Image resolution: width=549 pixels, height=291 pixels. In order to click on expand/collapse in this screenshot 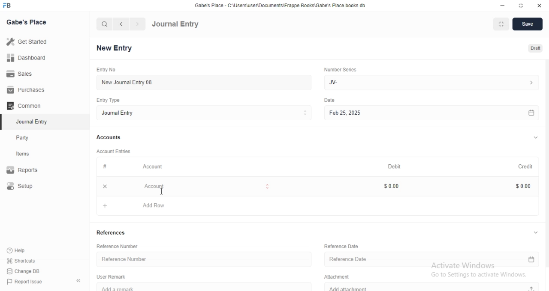, I will do `click(535, 232)`.